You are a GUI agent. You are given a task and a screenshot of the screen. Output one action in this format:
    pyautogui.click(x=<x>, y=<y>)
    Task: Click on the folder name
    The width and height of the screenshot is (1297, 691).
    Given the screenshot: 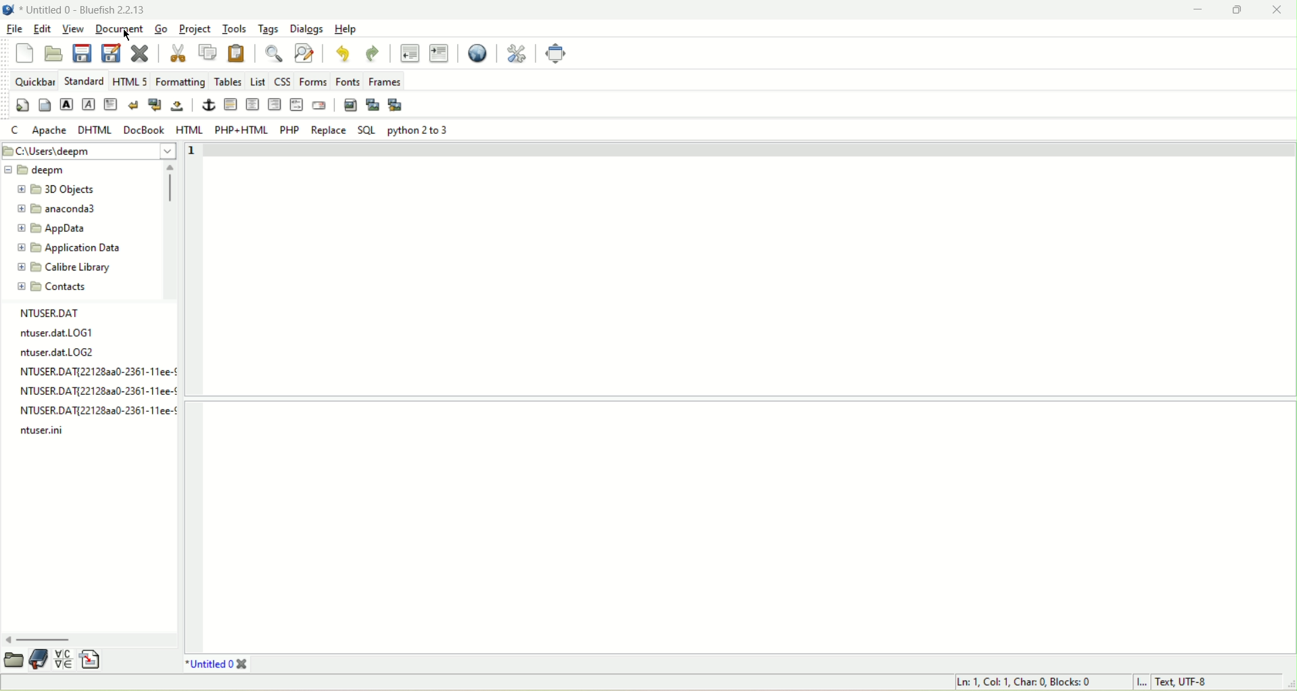 What is the action you would take?
    pyautogui.click(x=52, y=228)
    